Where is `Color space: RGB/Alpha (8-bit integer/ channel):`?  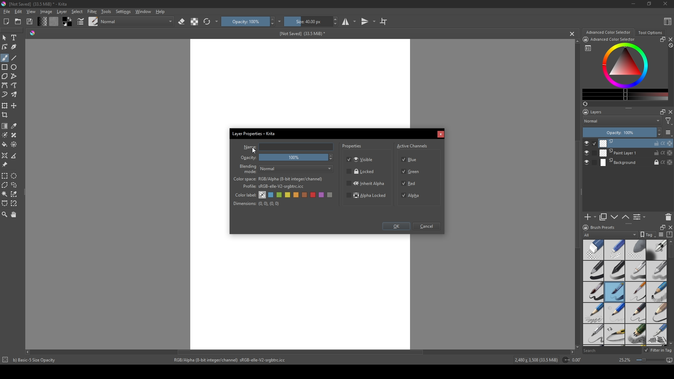 Color space: RGB/Alpha (8-bit integer/ channel): is located at coordinates (278, 179).